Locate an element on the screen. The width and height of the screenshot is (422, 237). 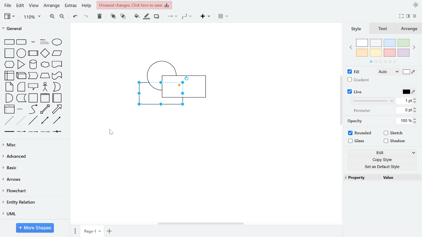
general is located at coordinates (34, 29).